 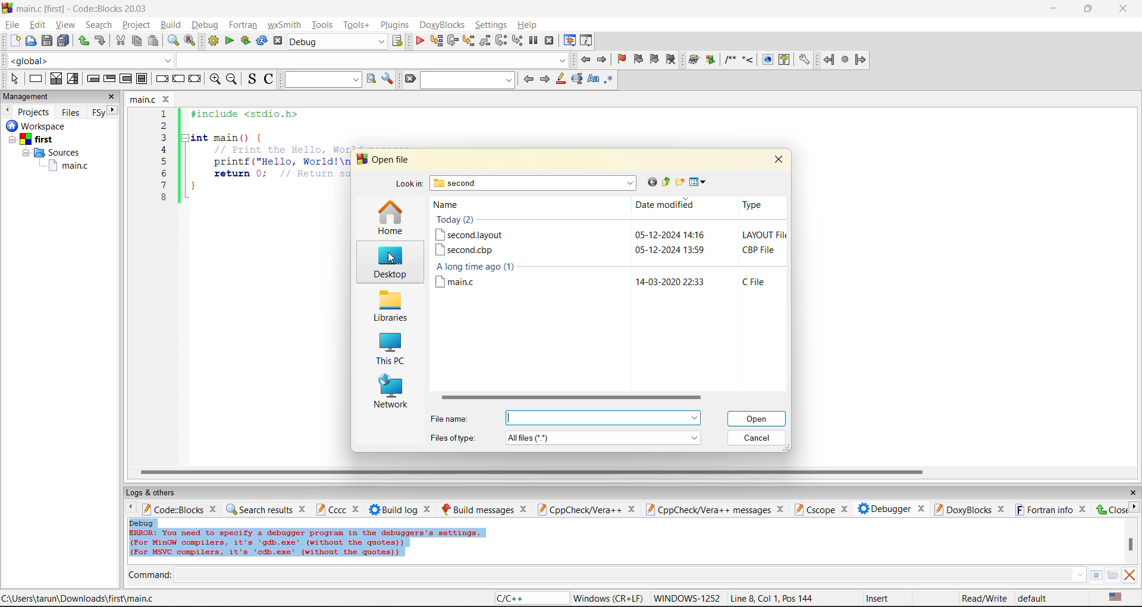 I want to click on 8, so click(x=164, y=198).